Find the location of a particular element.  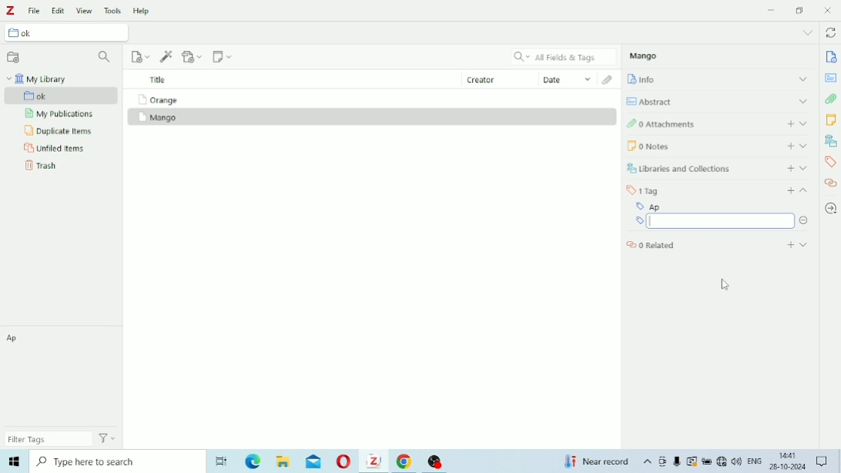

Info is located at coordinates (719, 78).